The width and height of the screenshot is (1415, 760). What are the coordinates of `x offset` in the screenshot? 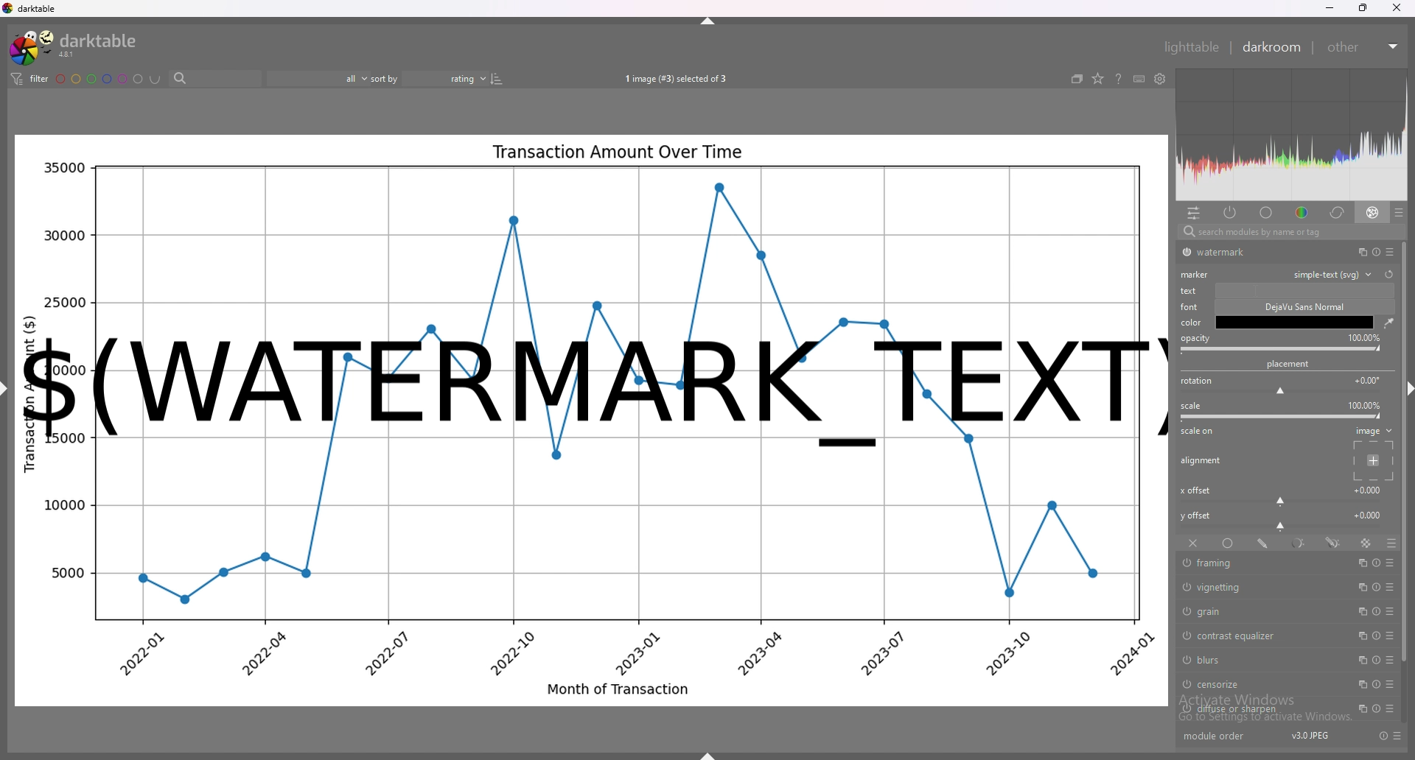 It's located at (1195, 490).